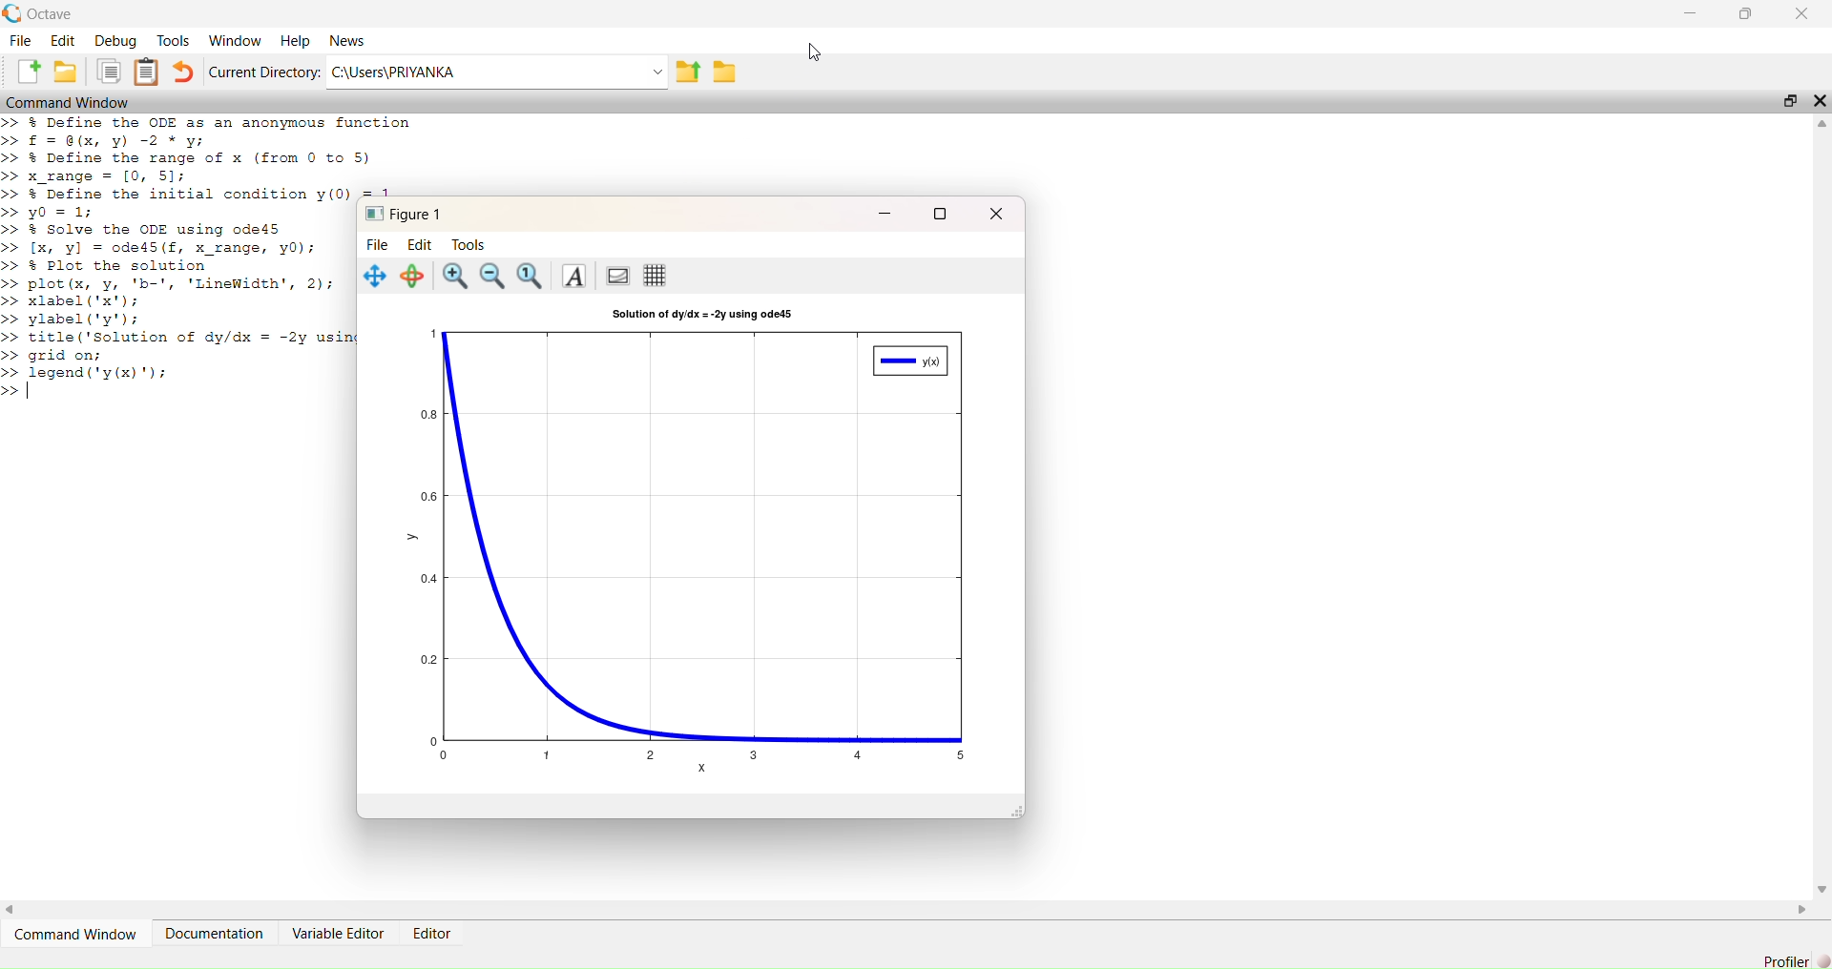 Image resolution: width=1832 pixels, height=969 pixels. I want to click on minimize, so click(1691, 13).